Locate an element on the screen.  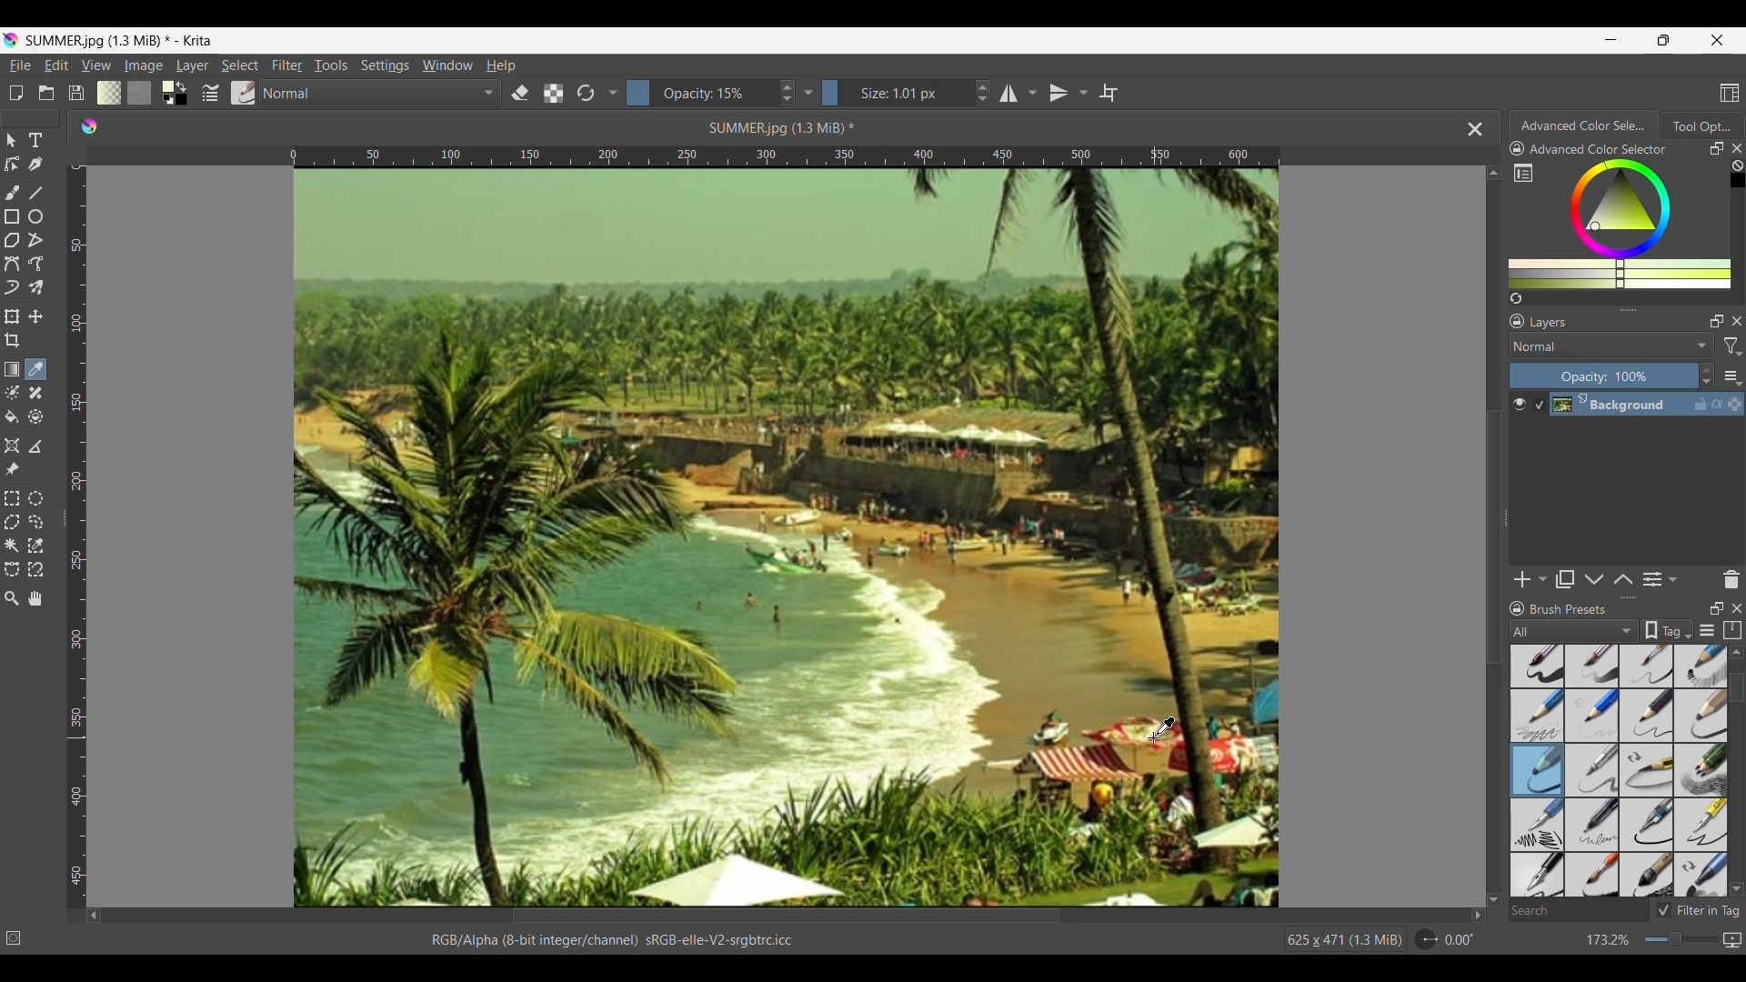
Ellipse tool is located at coordinates (35, 216).